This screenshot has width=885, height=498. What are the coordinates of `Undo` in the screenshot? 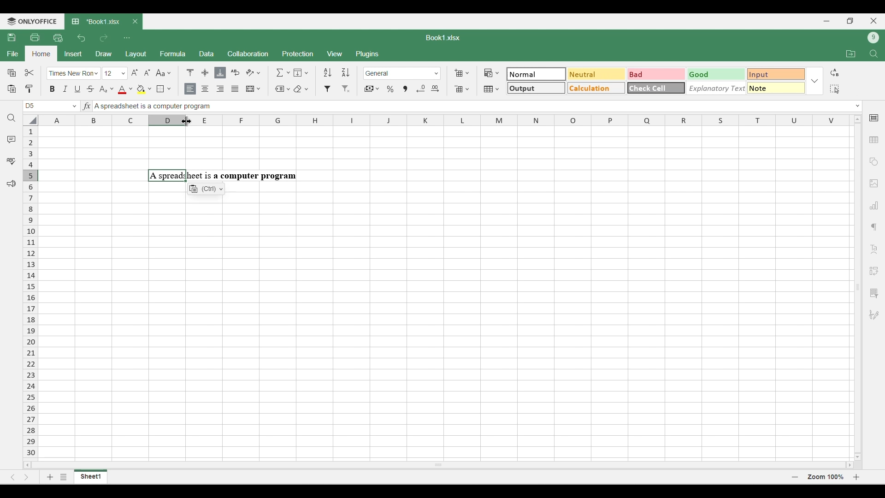 It's located at (81, 38).